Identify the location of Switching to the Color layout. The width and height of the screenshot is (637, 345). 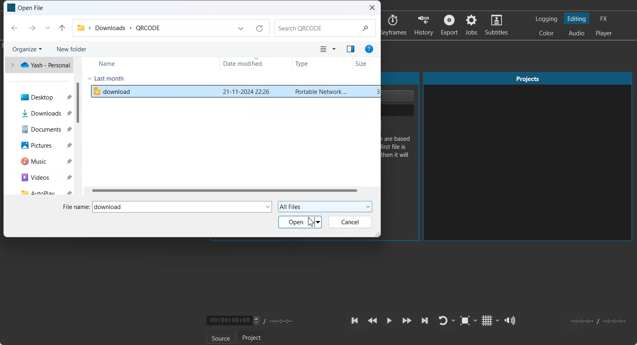
(546, 33).